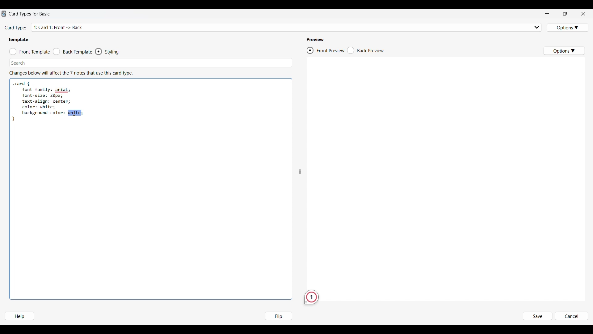 This screenshot has height=334, width=593. I want to click on Software logo, so click(4, 14).